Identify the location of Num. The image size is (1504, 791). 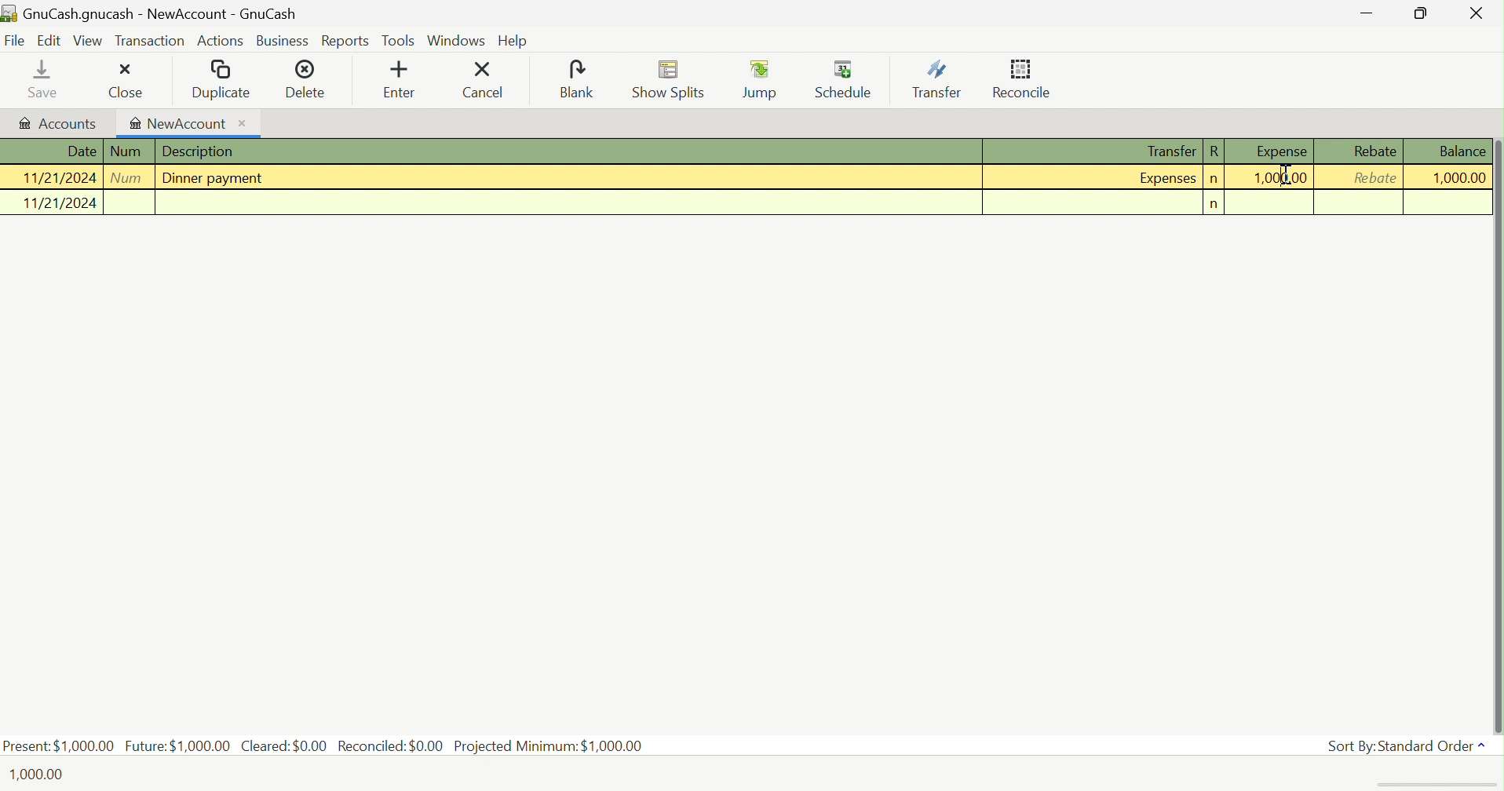
(130, 151).